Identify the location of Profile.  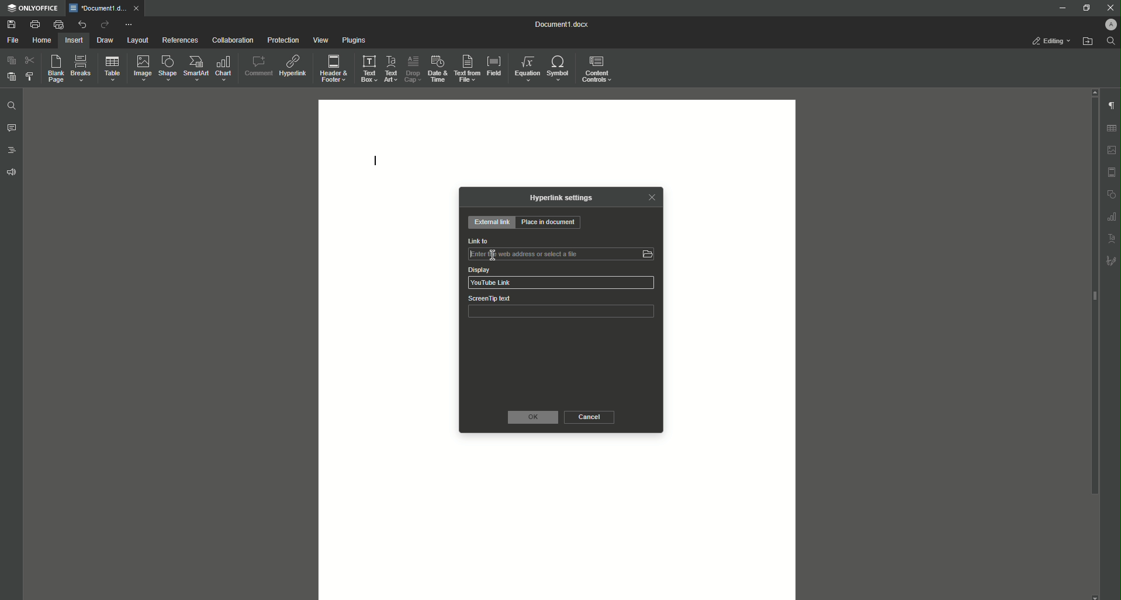
(1106, 25).